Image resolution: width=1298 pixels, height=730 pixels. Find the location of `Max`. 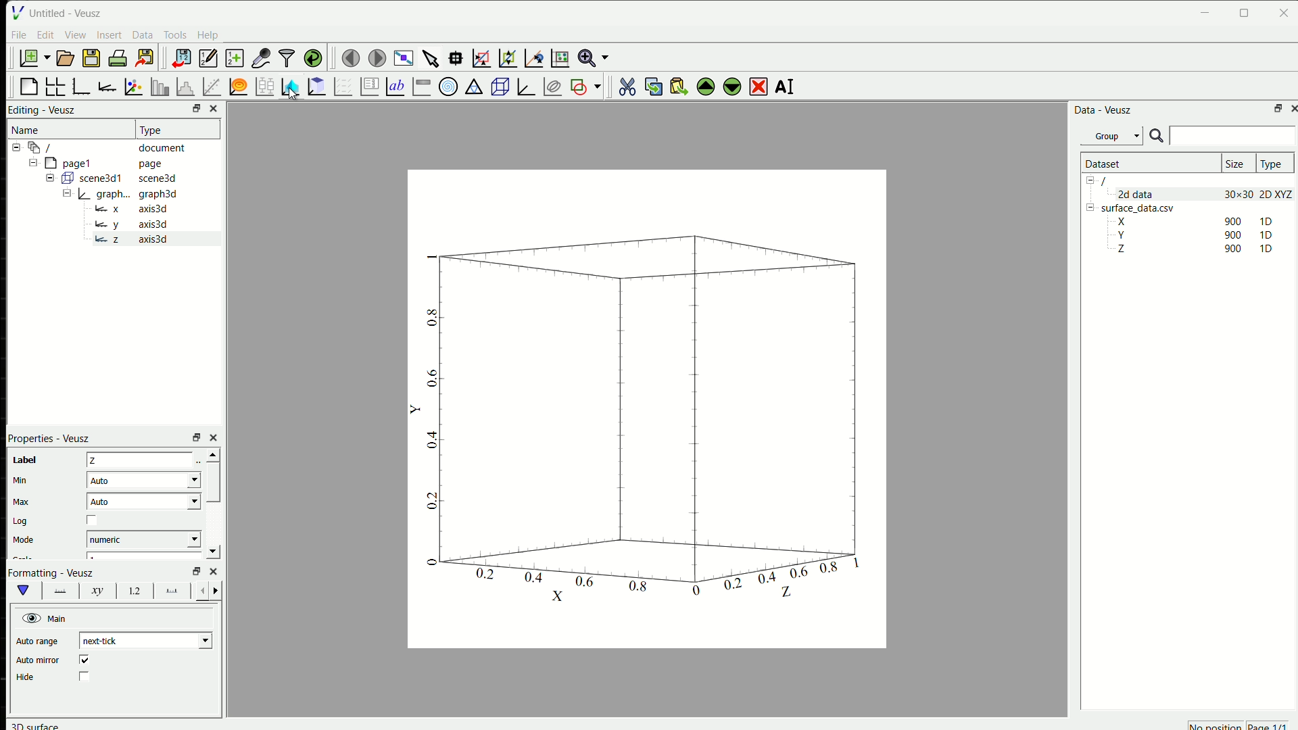

Max is located at coordinates (22, 502).